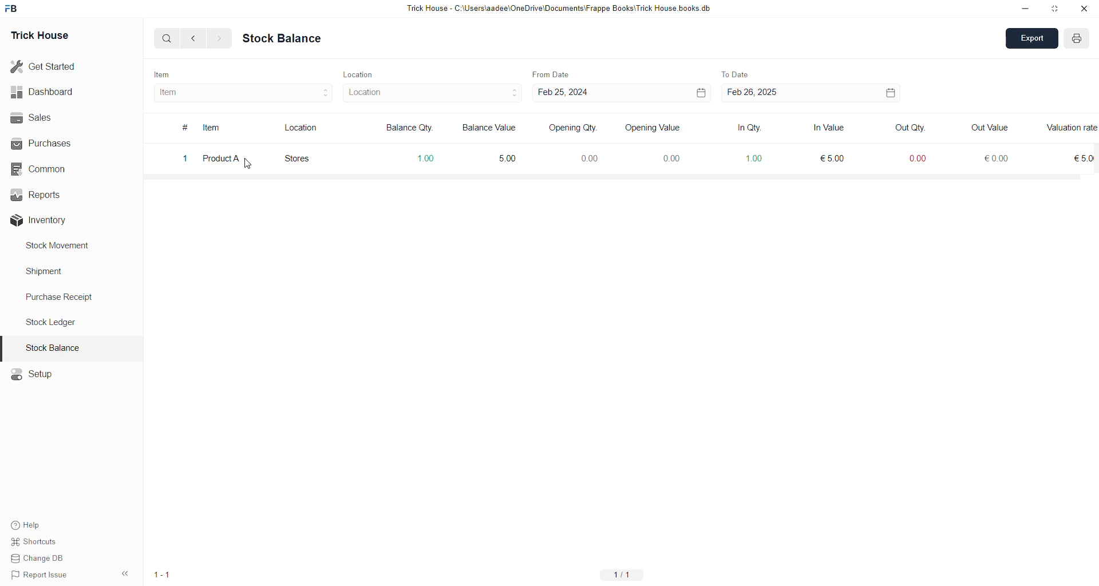 Image resolution: width=1099 pixels, height=586 pixels. I want to click on Trick House, so click(45, 35).